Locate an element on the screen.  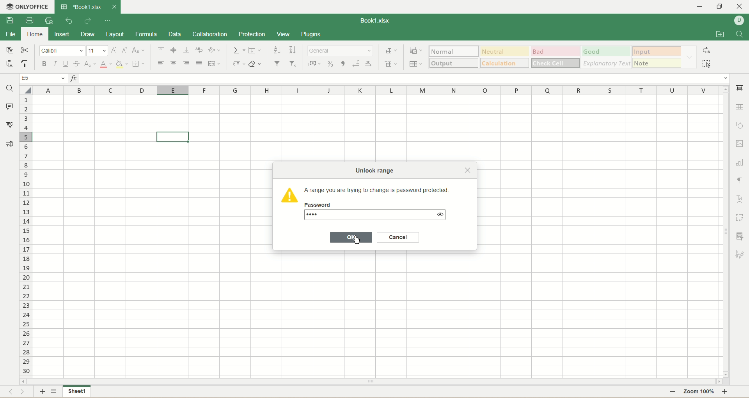
zoom out is located at coordinates (673, 392).